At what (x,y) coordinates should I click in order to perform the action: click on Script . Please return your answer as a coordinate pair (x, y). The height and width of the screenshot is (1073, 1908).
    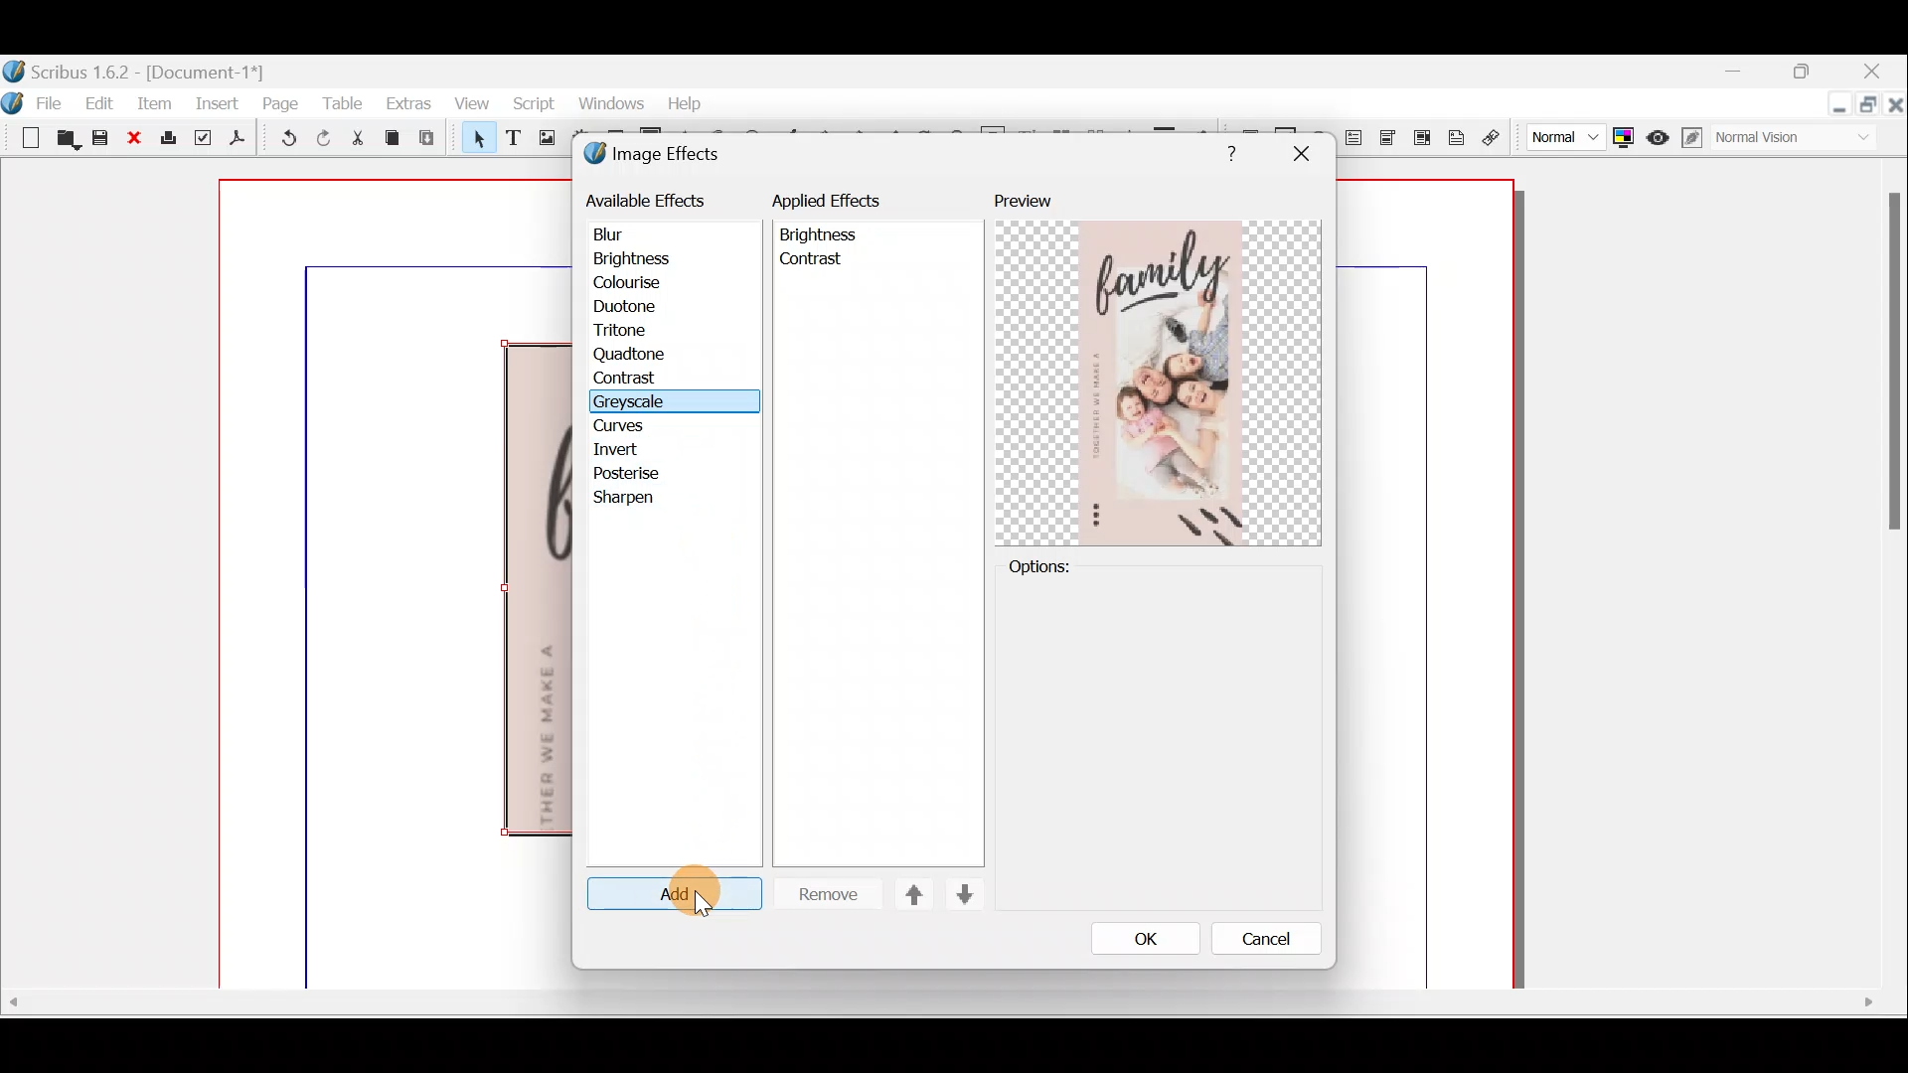
    Looking at the image, I should click on (540, 105).